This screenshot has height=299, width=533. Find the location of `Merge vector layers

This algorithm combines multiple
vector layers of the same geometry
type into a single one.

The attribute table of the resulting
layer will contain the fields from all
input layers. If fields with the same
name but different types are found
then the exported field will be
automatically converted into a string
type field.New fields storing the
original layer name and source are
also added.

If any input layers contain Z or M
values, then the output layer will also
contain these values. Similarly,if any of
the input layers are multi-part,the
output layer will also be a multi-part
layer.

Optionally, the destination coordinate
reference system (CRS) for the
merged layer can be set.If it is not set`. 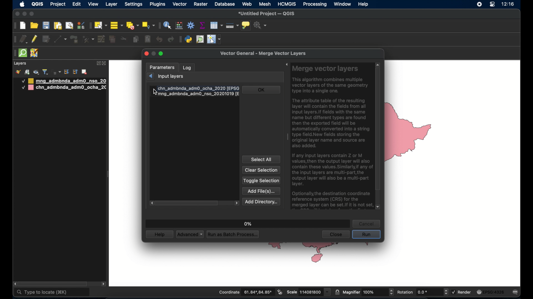

Merge vector layers

This algorithm combines multiple
vector layers of the same geometry
type into a single one.

The attribute table of the resulting
layer will contain the fields from all
input layers. If fields with the same
name but different types are found
then the exported field will be
automatically converted into a string
type field.New fields storing the
original layer name and source are
also added.

If any input layers contain Z or M
values, then the output layer will also
contain these values. Similarly,if any of
the input layers are multi-part,the
output layer will also be a multi-part
layer.

Optionally, the destination coordinate
reference system (CRS) for the
merged layer can be set.If it is not set is located at coordinates (331, 137).